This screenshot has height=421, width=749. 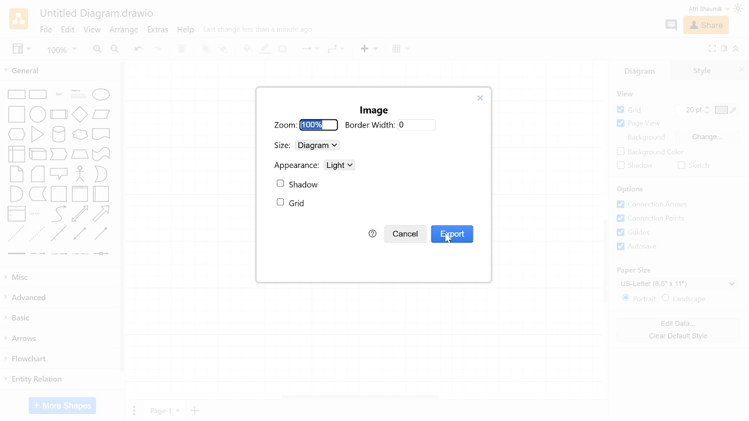 I want to click on Shadow, so click(x=634, y=165).